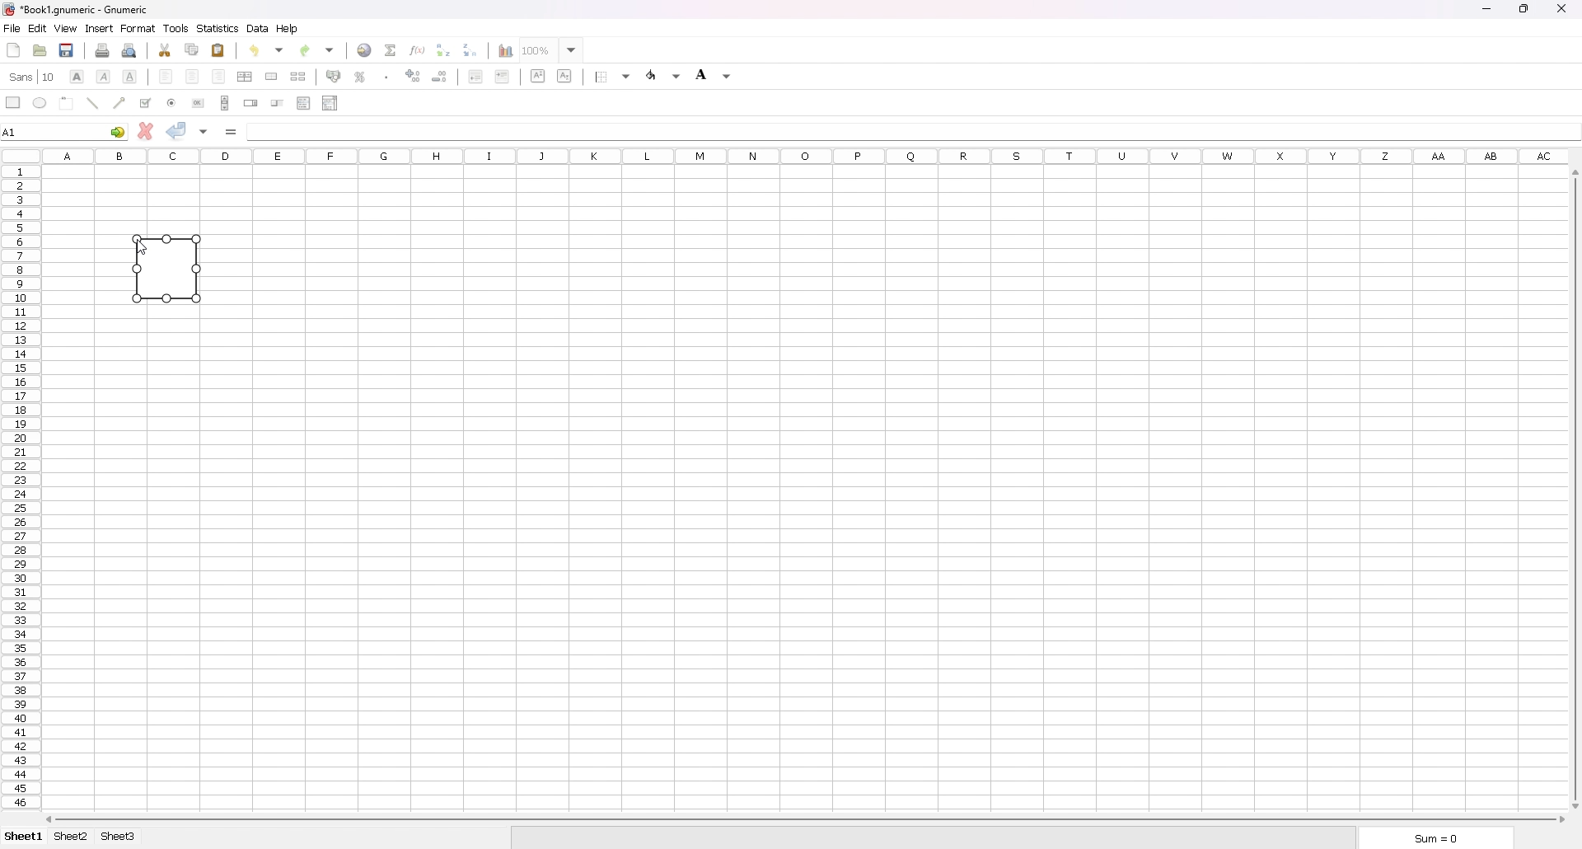 The image size is (1582, 849). What do you see at coordinates (806, 157) in the screenshot?
I see `column` at bounding box center [806, 157].